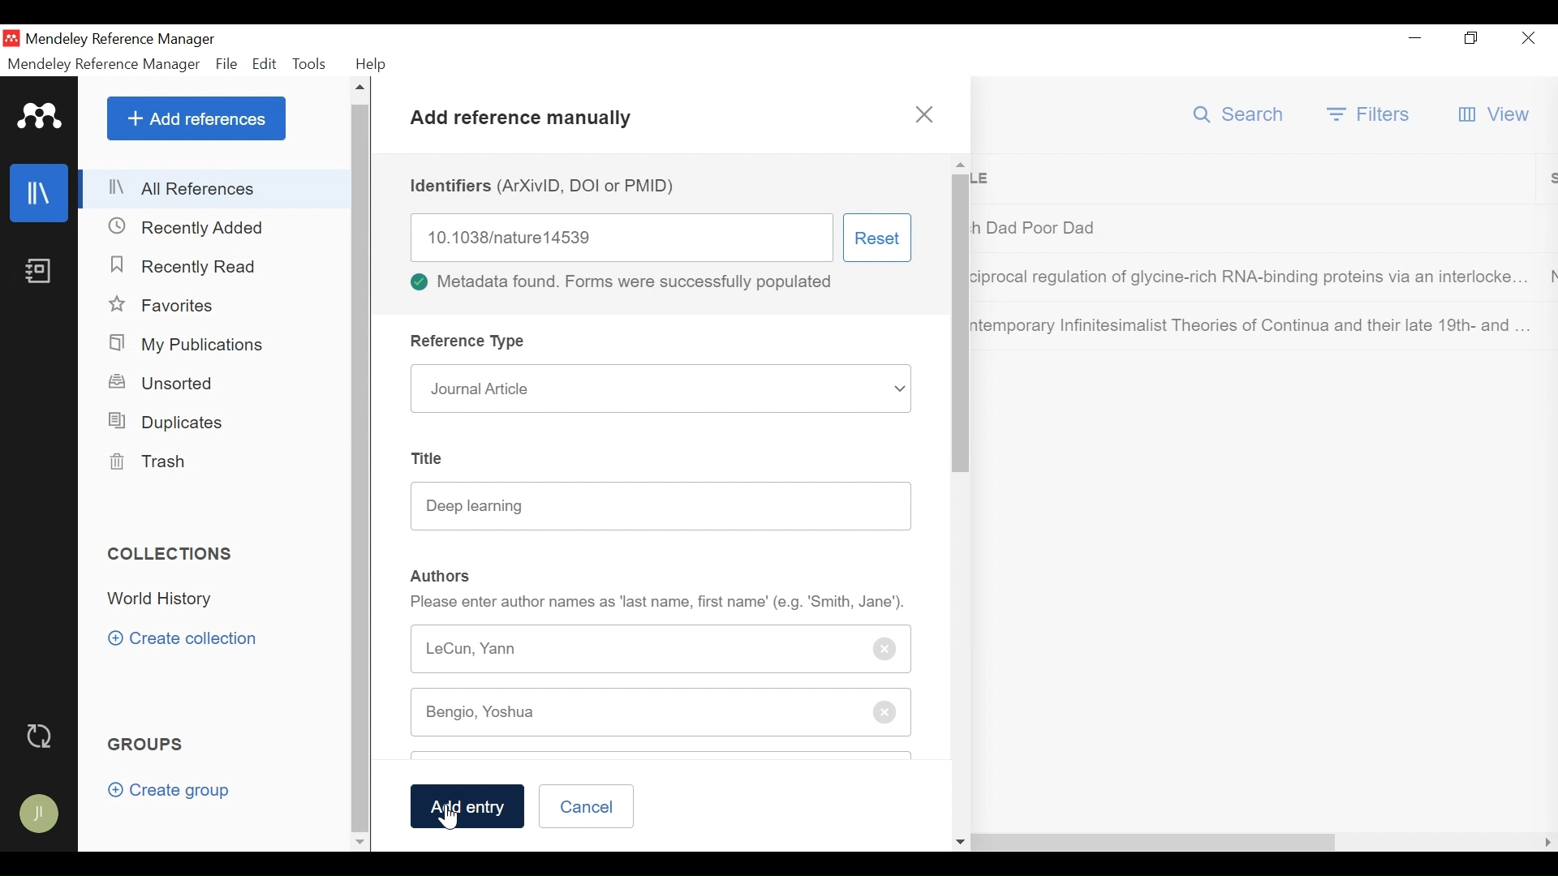  What do you see at coordinates (227, 64) in the screenshot?
I see `File` at bounding box center [227, 64].